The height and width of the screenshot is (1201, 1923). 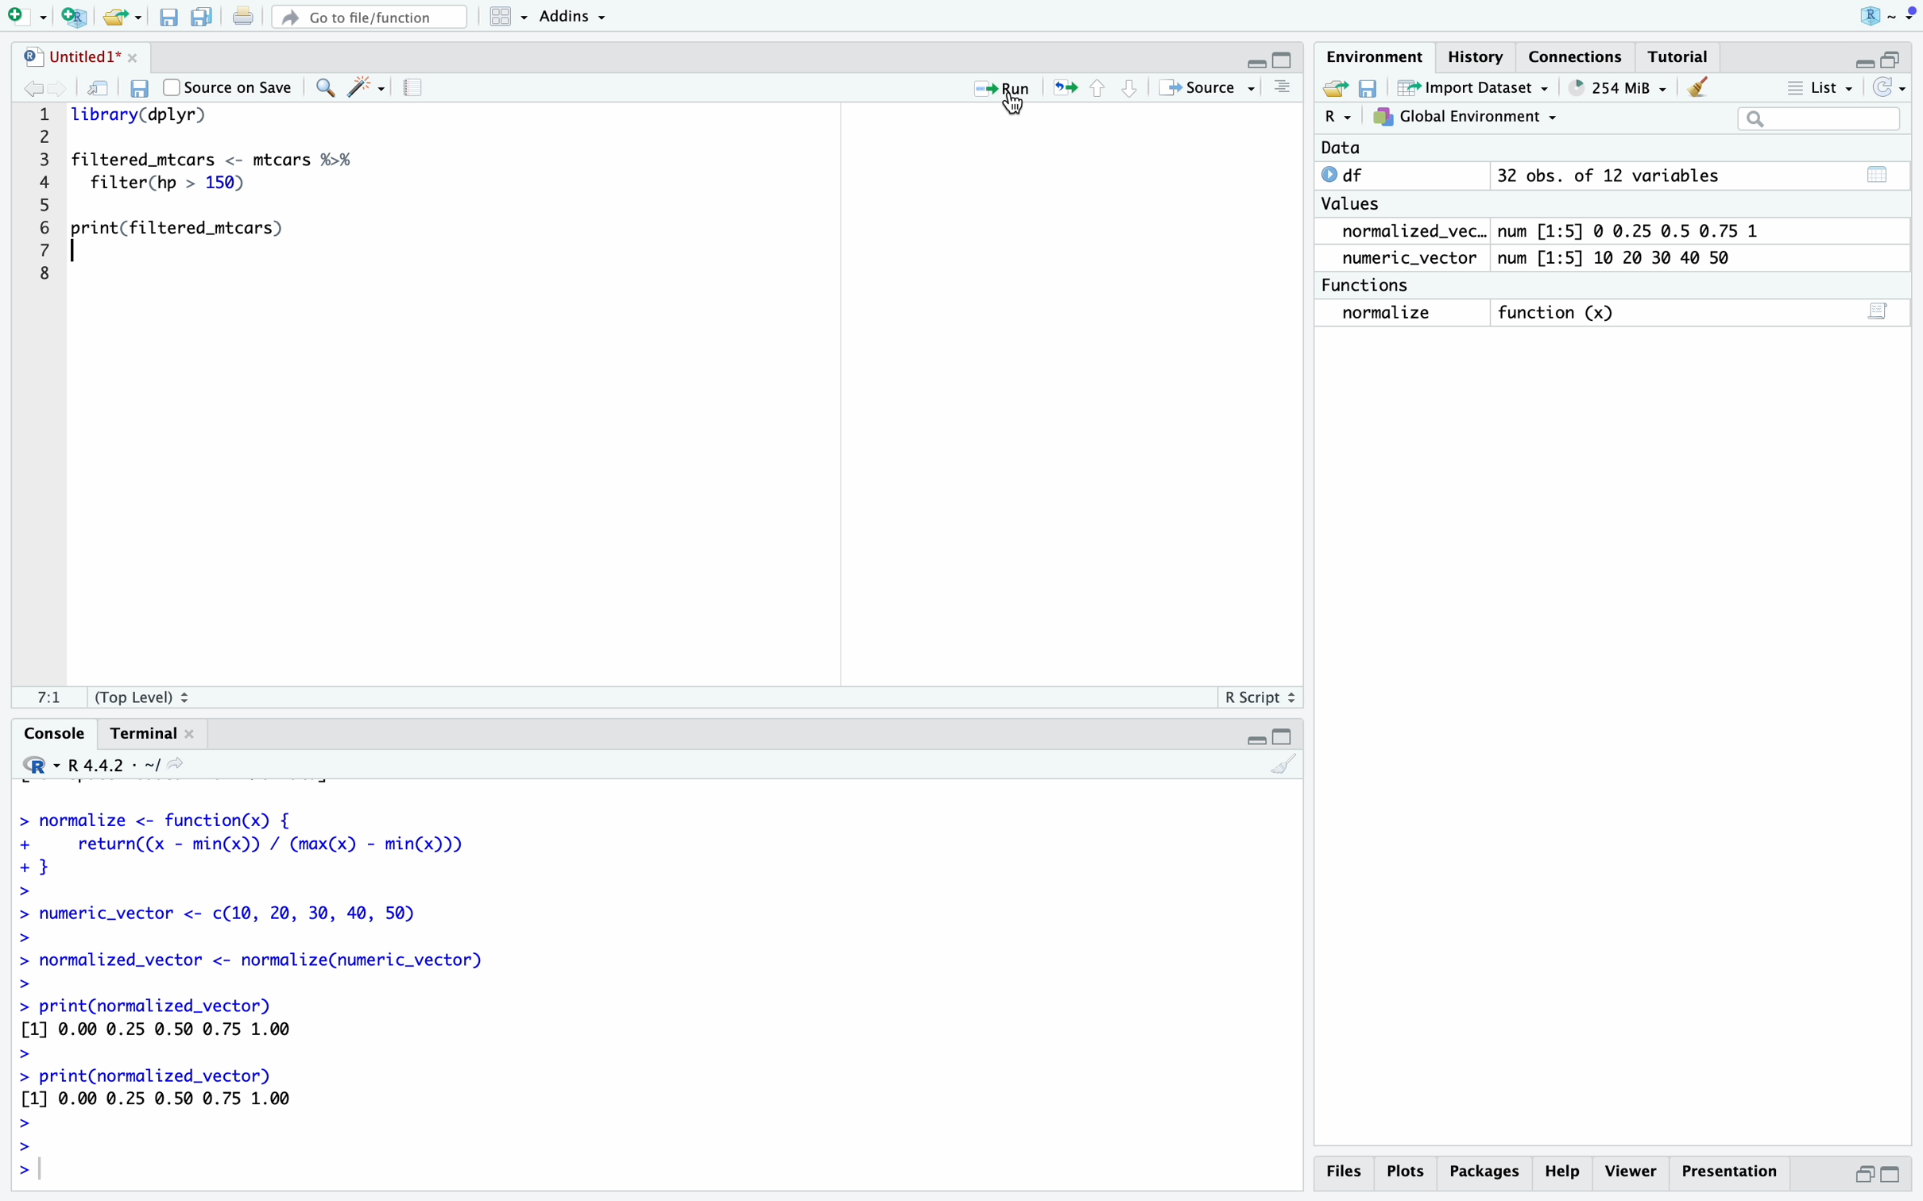 I want to click on line numbers, so click(x=44, y=189).